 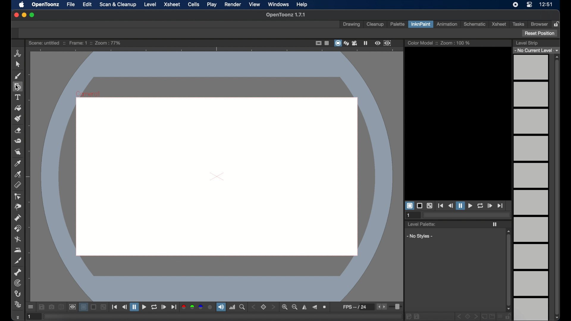 What do you see at coordinates (429, 206) in the screenshot?
I see `checkered background` at bounding box center [429, 206].